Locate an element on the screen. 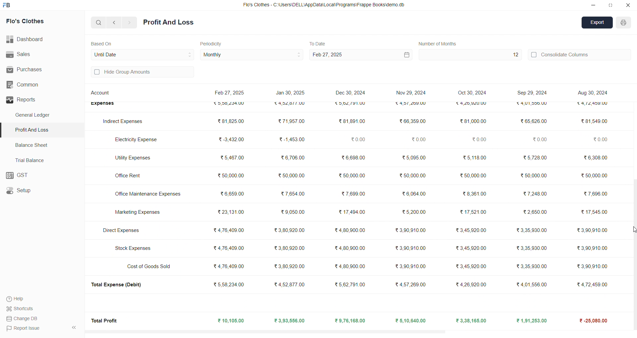 The width and height of the screenshot is (637, 338). ₹ 3,45,920.00 is located at coordinates (470, 248).